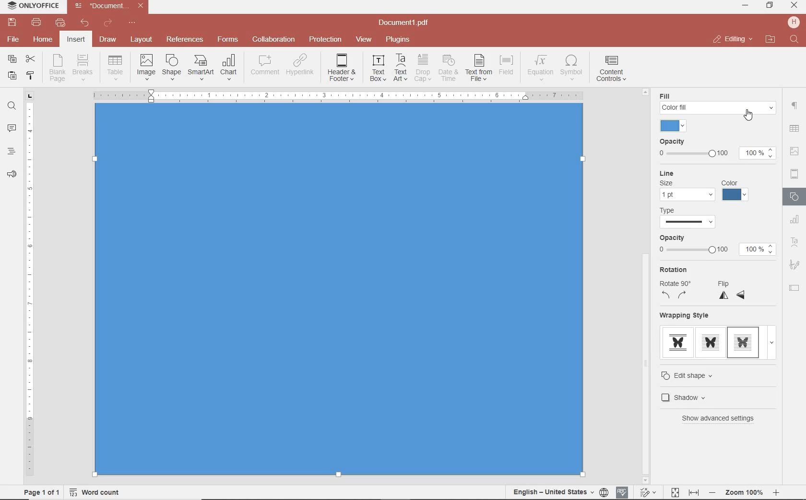  Describe the element at coordinates (12, 129) in the screenshot. I see `comments` at that location.